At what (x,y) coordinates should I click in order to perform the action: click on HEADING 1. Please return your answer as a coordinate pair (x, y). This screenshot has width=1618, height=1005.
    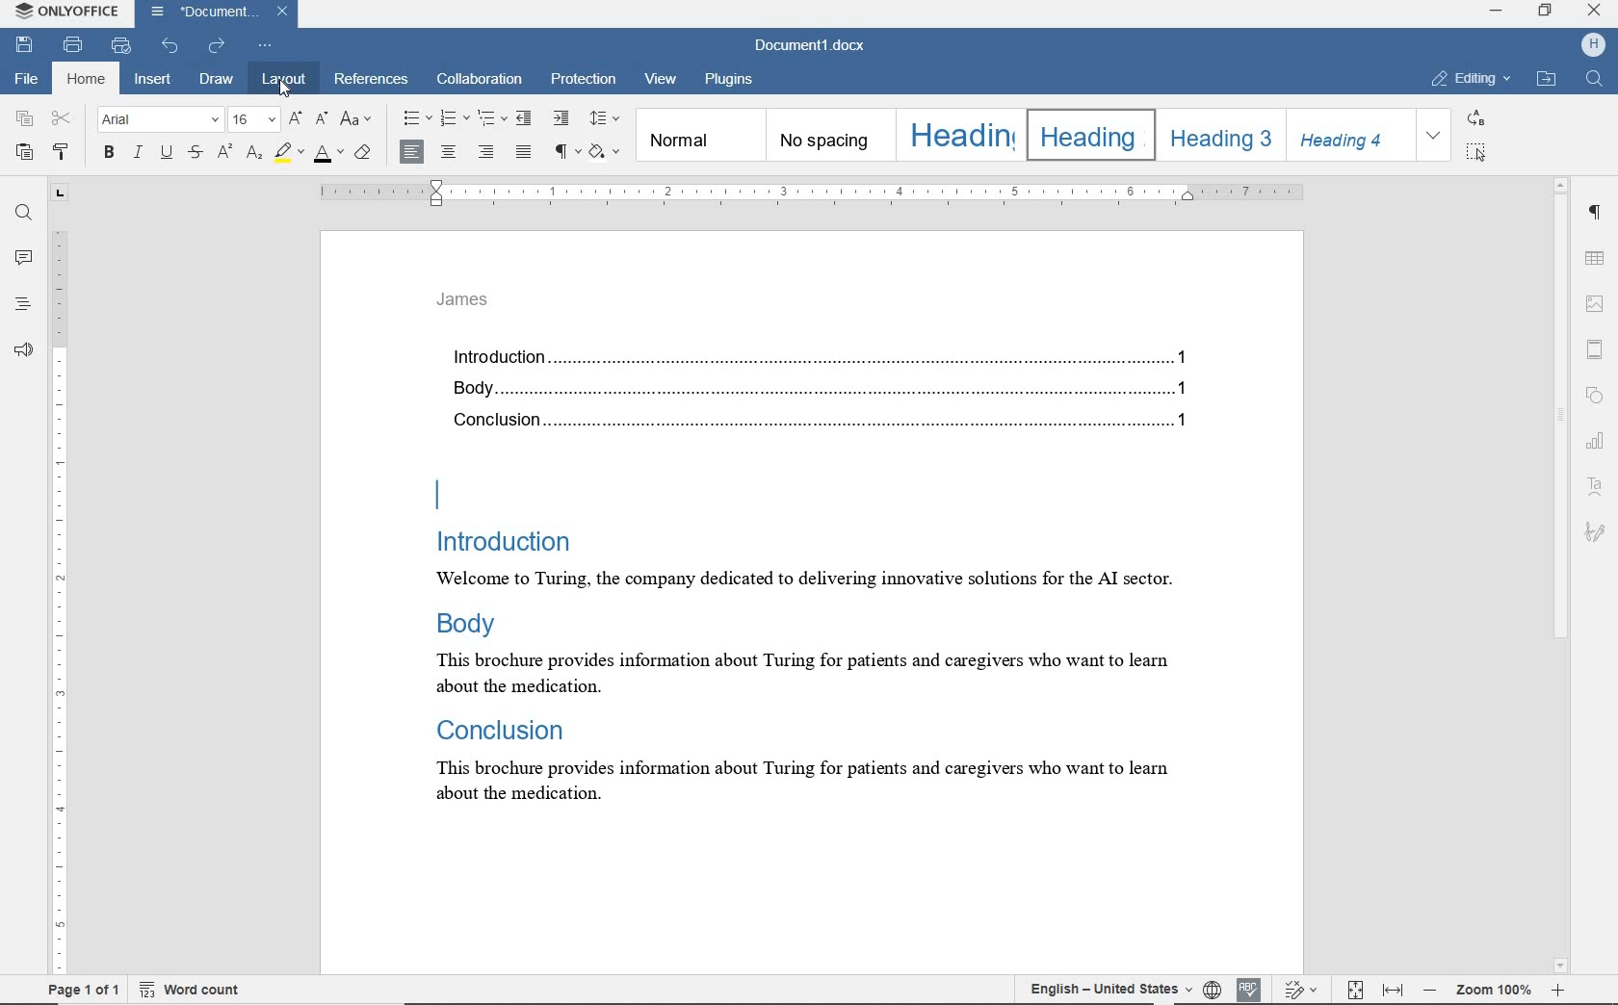
    Looking at the image, I should click on (961, 136).